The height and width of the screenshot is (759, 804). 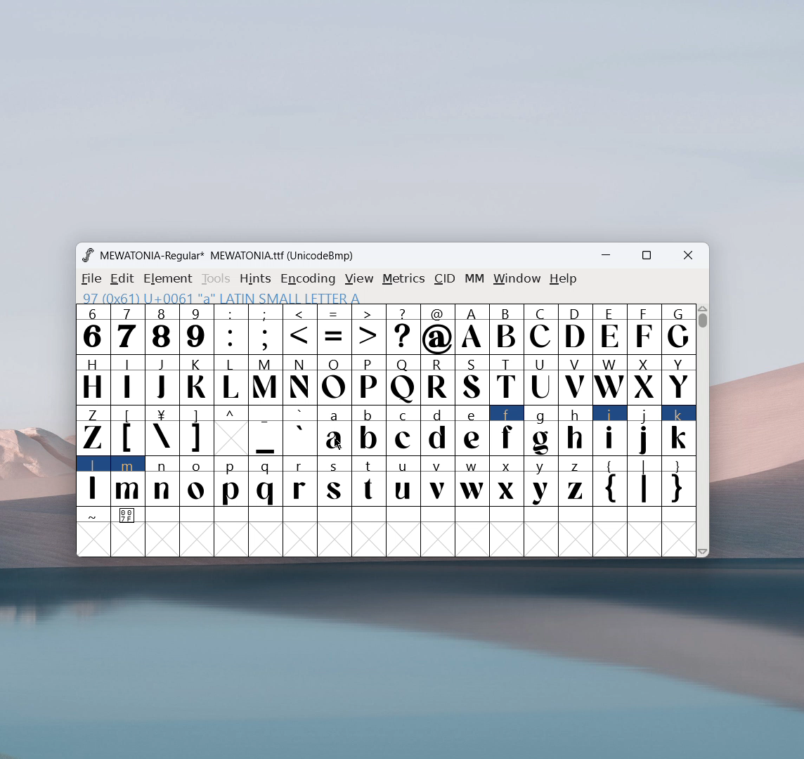 What do you see at coordinates (129, 517) in the screenshot?
I see `0 0 7 F` at bounding box center [129, 517].